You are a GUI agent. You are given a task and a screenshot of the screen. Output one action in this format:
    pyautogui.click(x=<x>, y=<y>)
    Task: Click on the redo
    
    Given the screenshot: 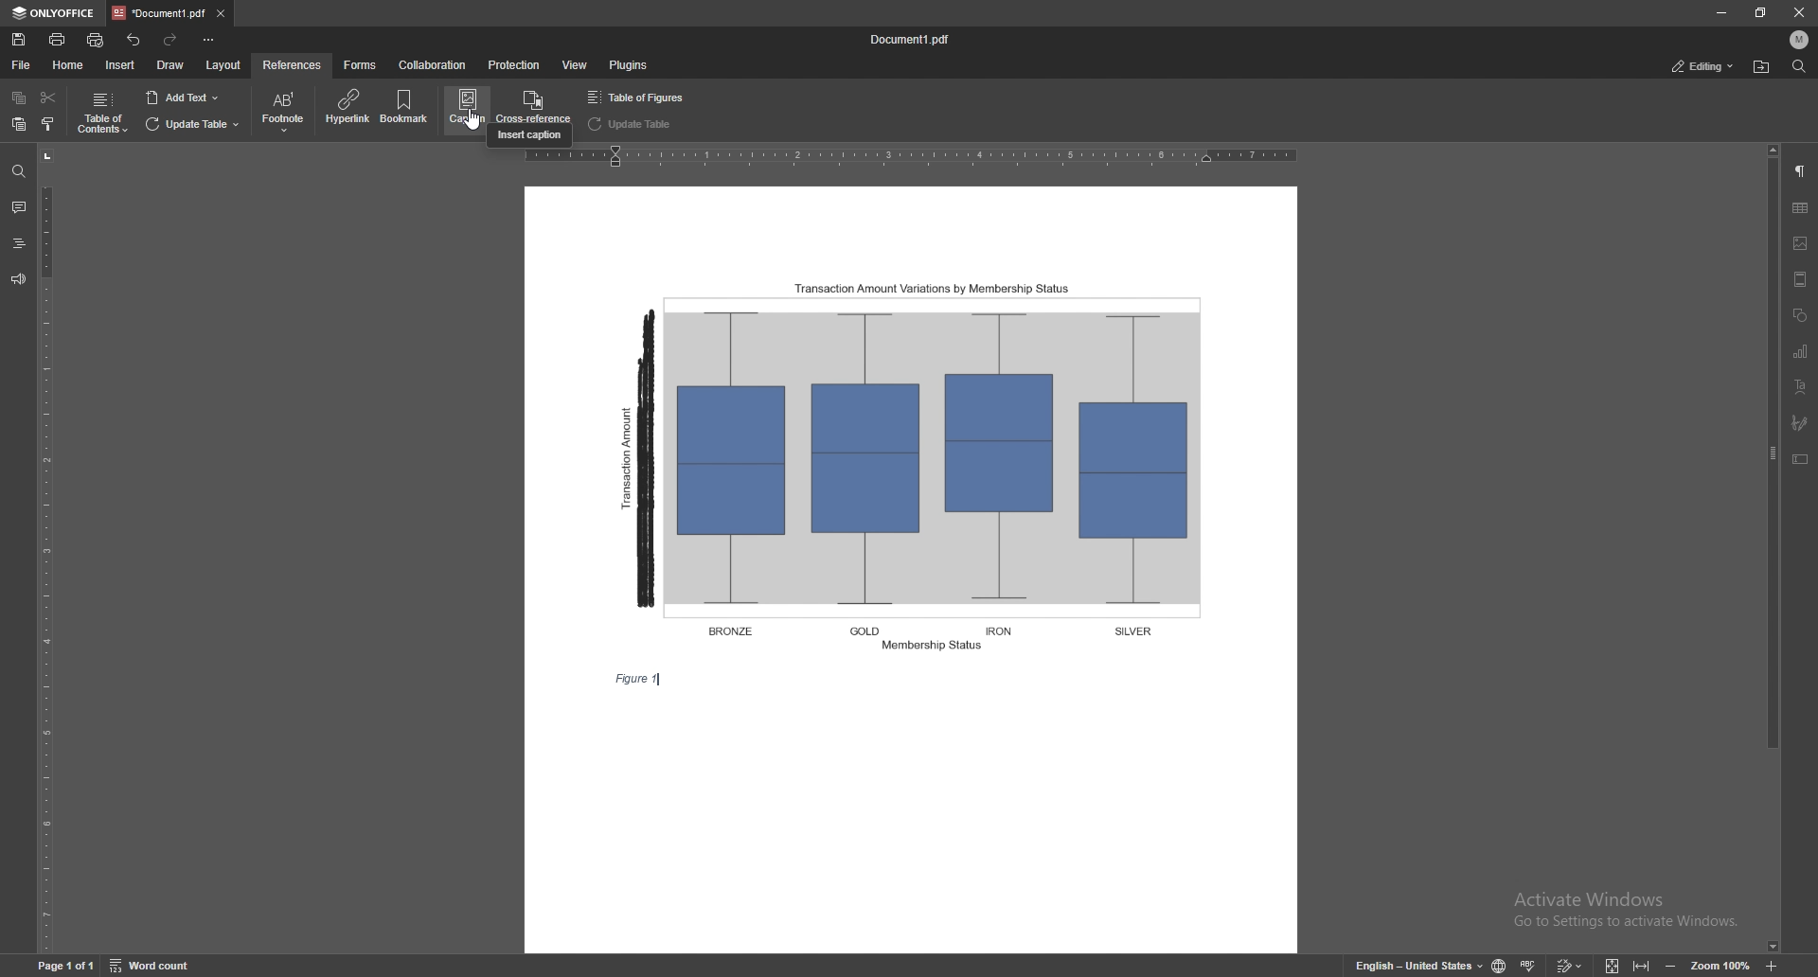 What is the action you would take?
    pyautogui.click(x=171, y=41)
    